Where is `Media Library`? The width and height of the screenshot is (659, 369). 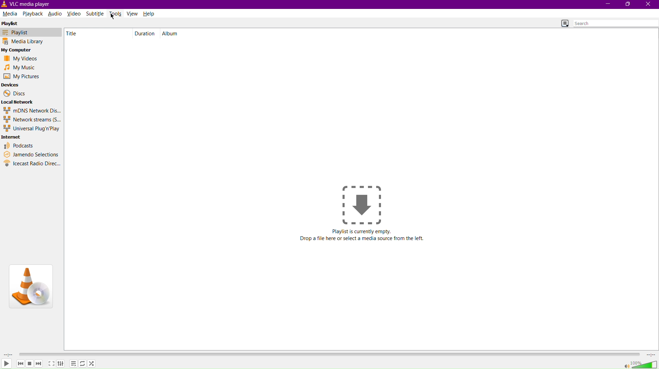 Media Library is located at coordinates (31, 41).